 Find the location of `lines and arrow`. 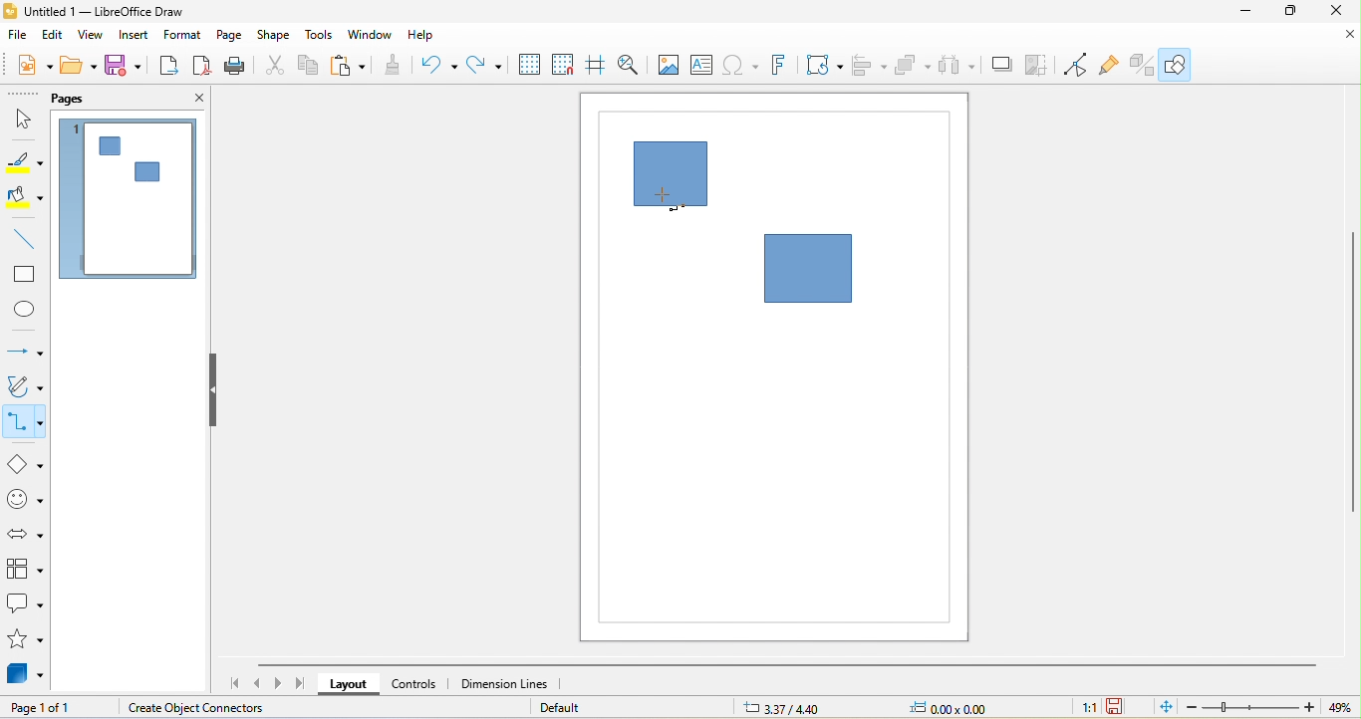

lines and arrow is located at coordinates (24, 351).